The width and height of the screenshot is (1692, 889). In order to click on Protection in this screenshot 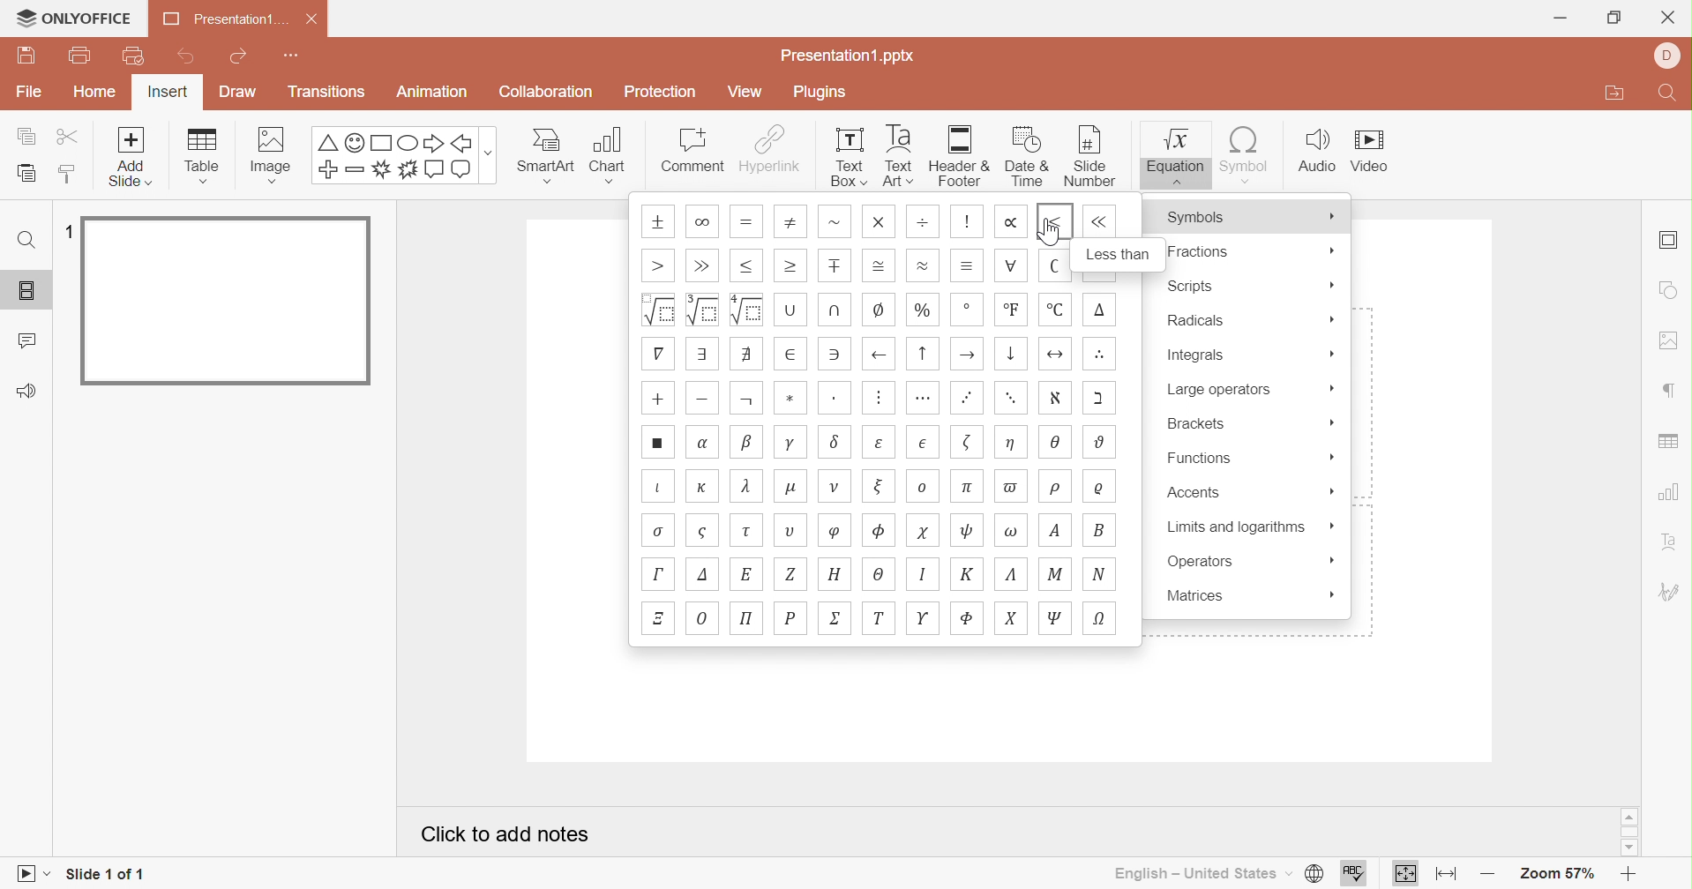, I will do `click(664, 93)`.